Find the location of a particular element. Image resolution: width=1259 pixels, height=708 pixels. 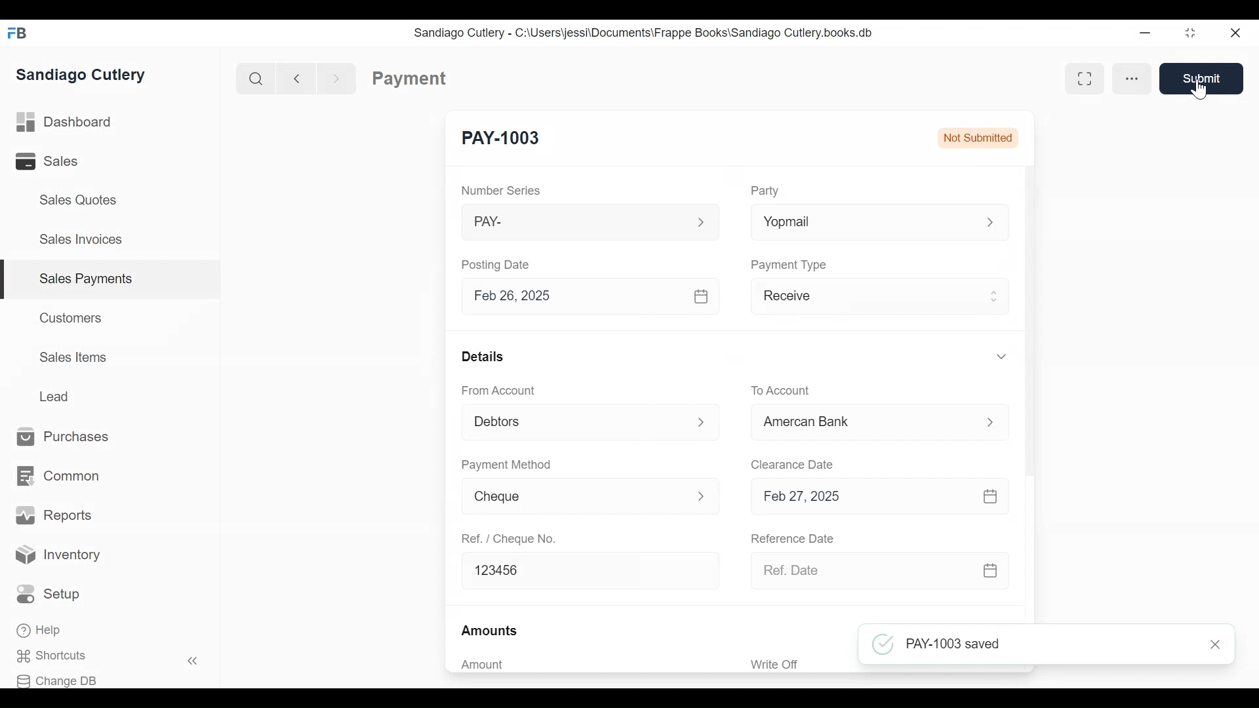

Change DB is located at coordinates (61, 679).